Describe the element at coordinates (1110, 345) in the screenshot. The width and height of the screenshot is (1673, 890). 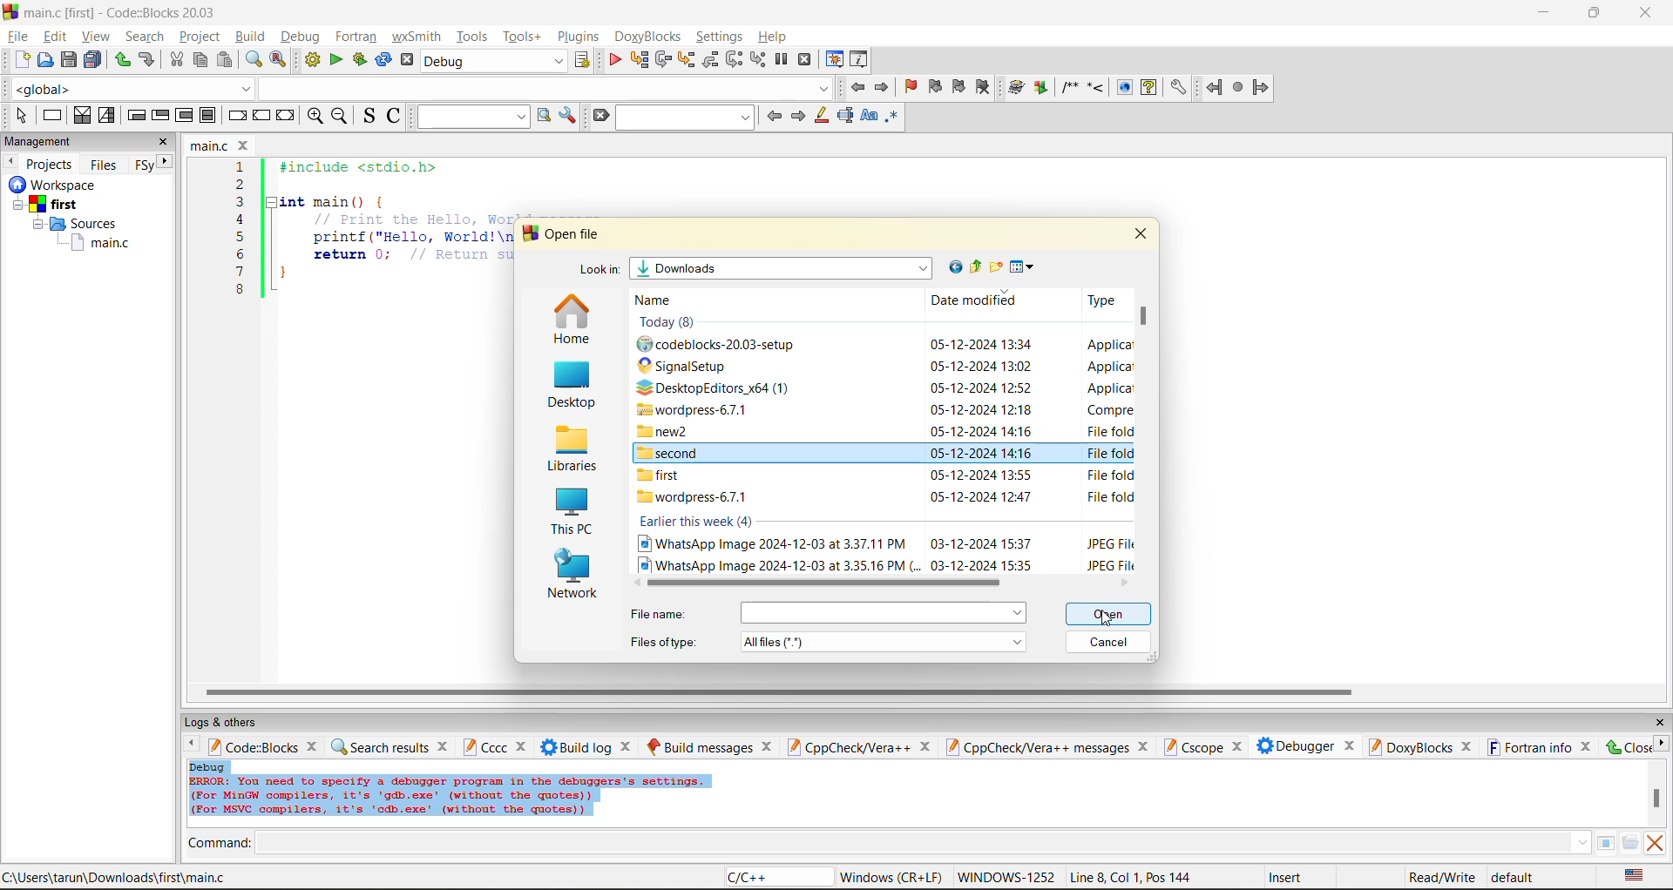
I see `type` at that location.